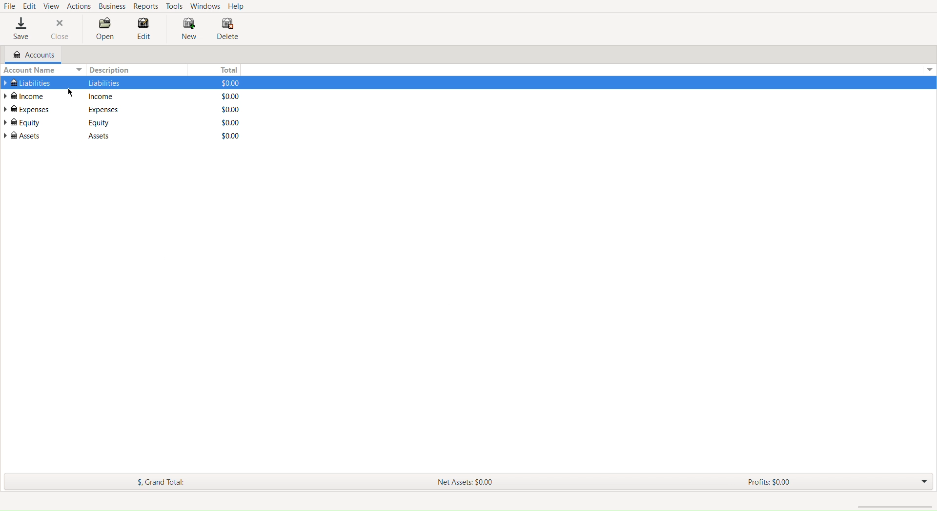  What do you see at coordinates (9, 6) in the screenshot?
I see `File` at bounding box center [9, 6].